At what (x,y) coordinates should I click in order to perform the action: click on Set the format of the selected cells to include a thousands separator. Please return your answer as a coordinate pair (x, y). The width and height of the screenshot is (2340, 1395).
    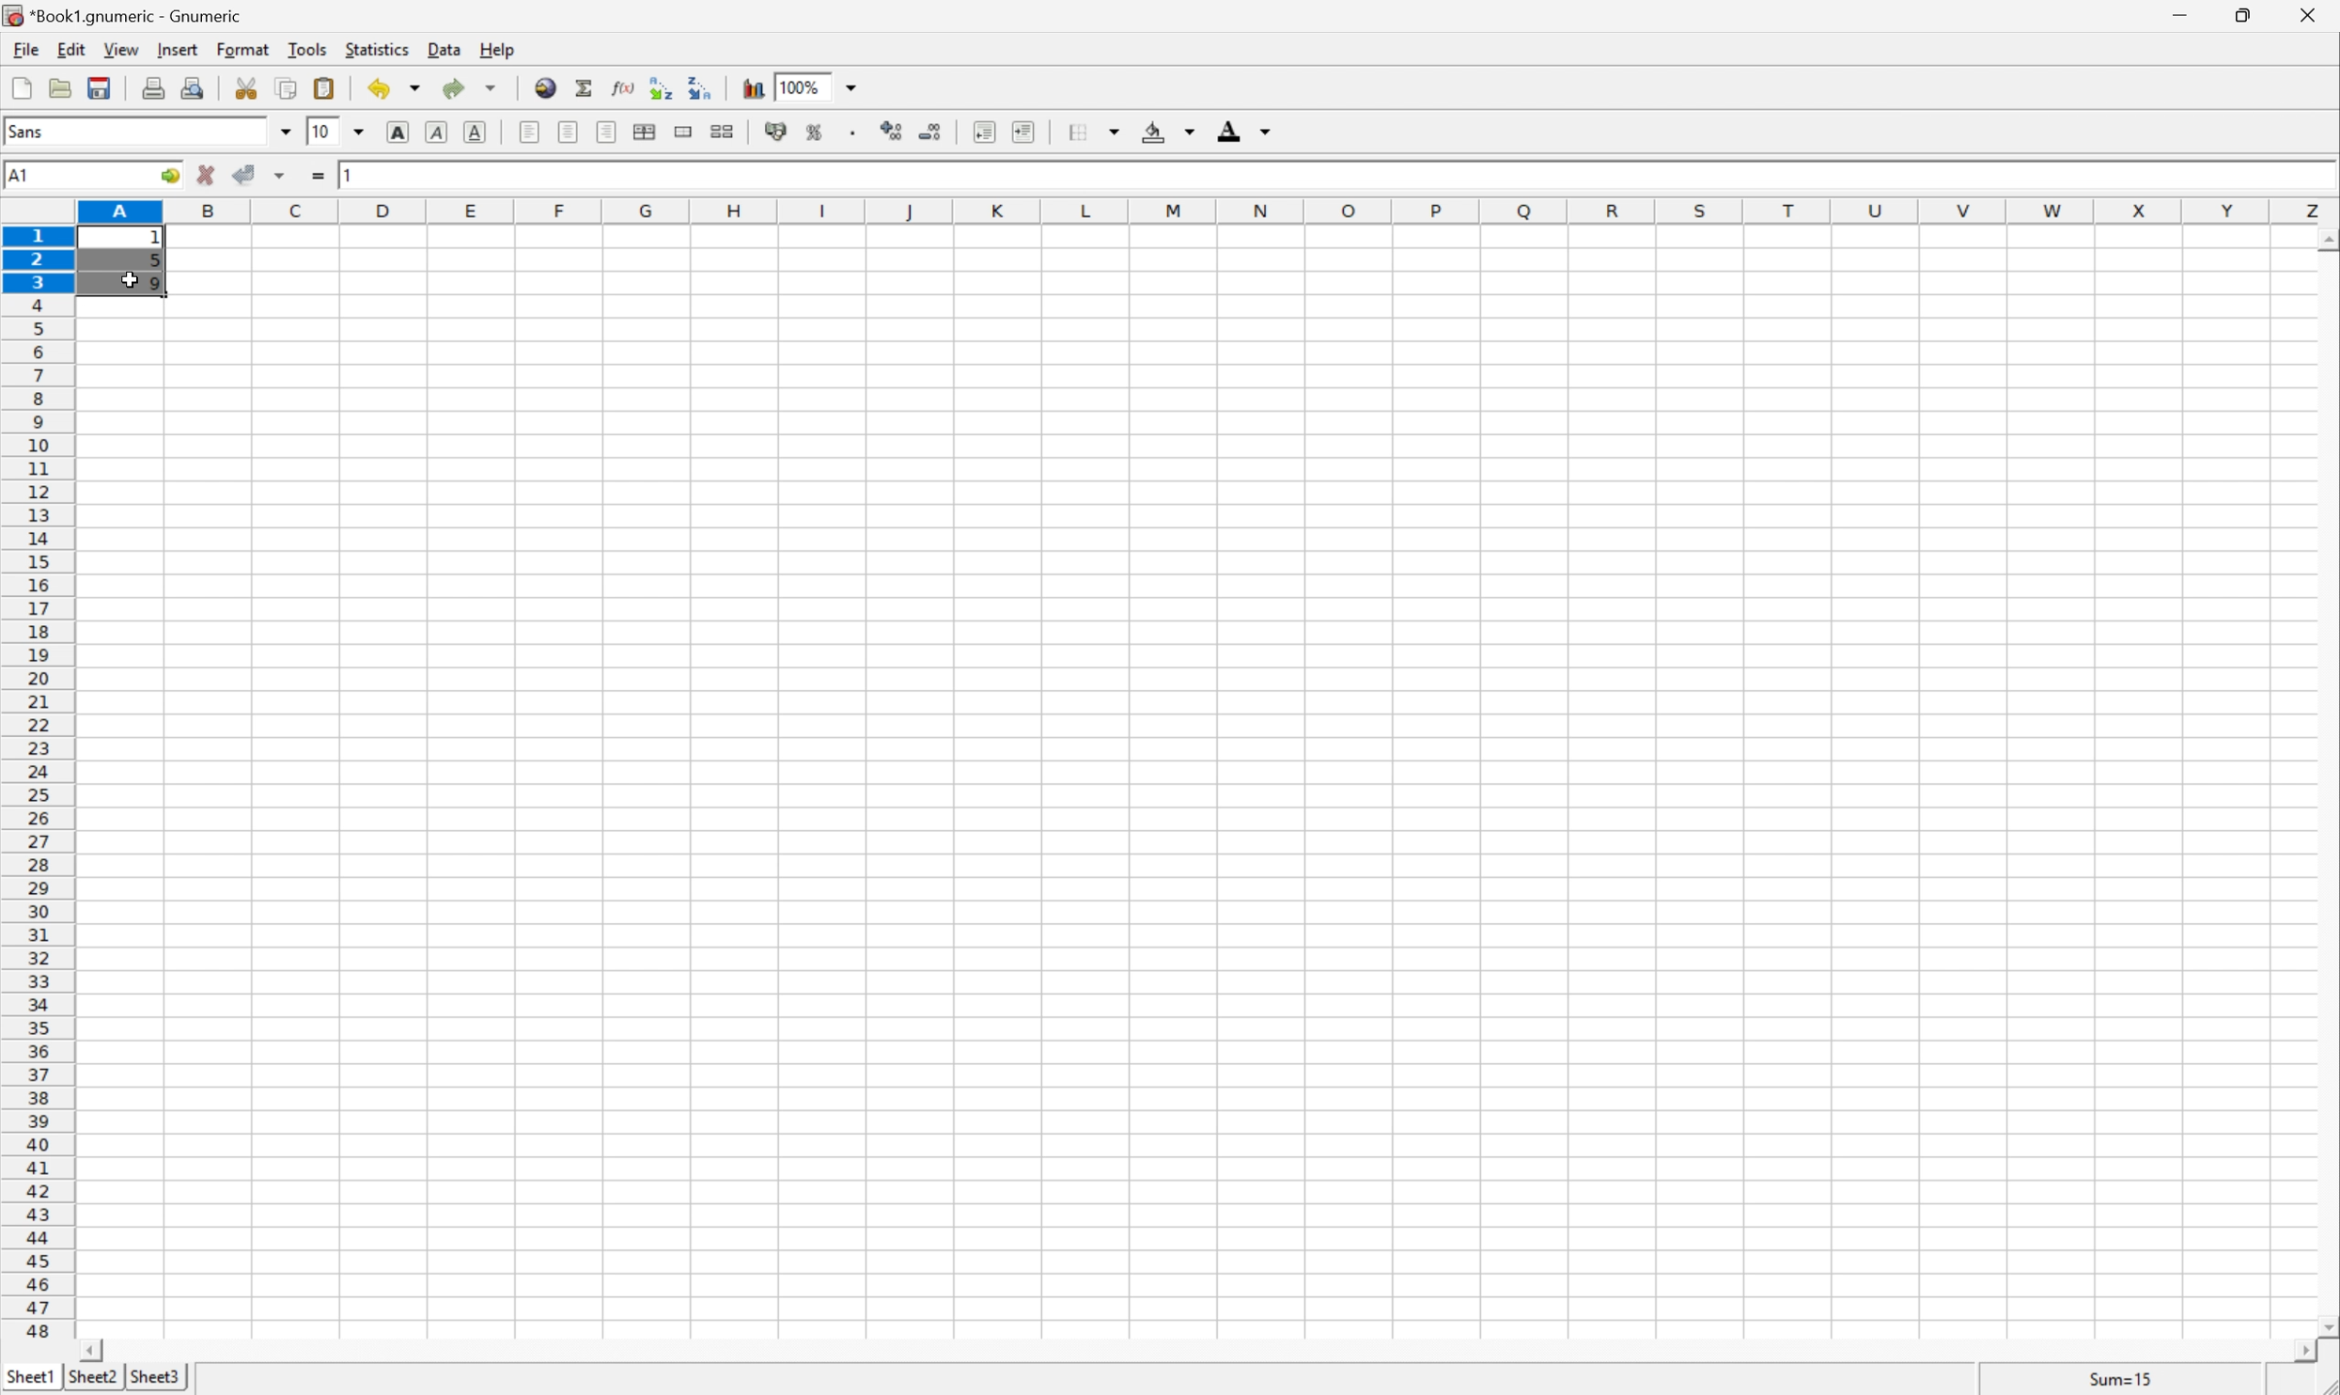
    Looking at the image, I should click on (856, 133).